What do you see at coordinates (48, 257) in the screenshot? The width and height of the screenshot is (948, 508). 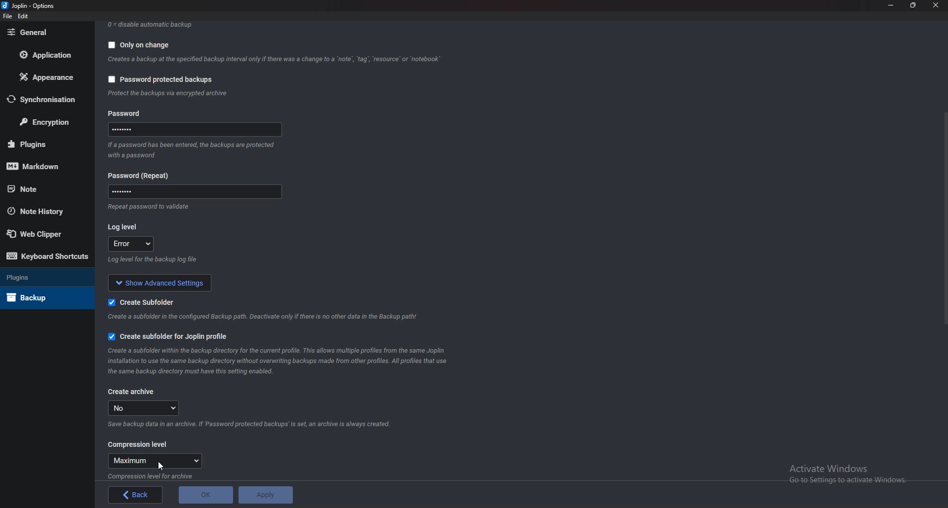 I see `Keyboard shortcuts` at bounding box center [48, 257].